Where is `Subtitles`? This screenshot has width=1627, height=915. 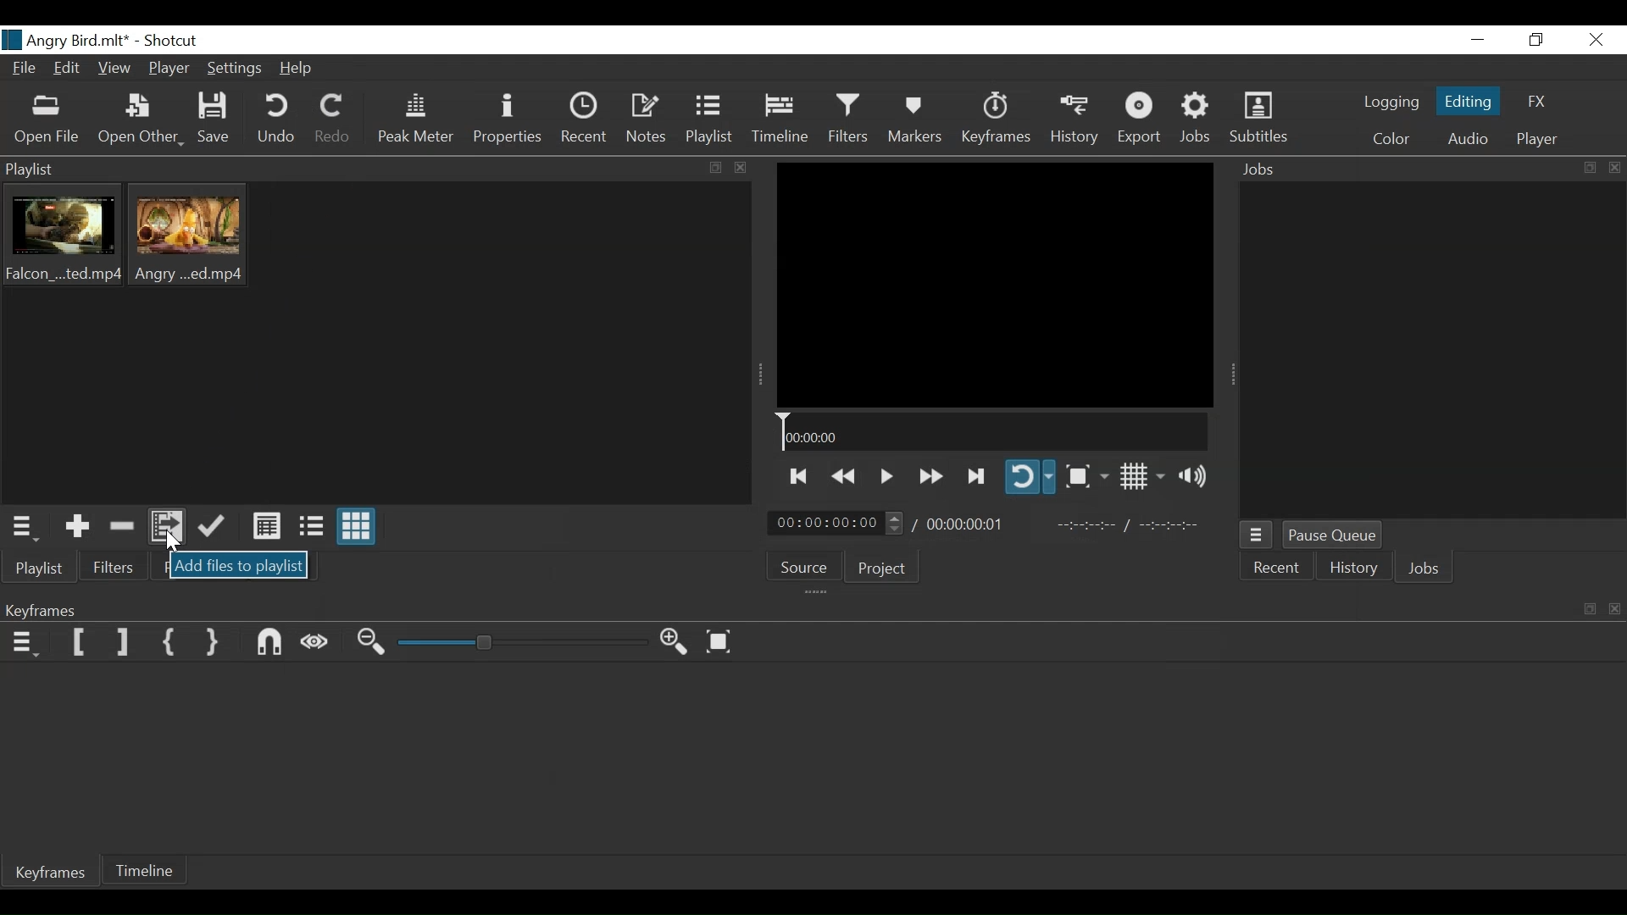 Subtitles is located at coordinates (1265, 119).